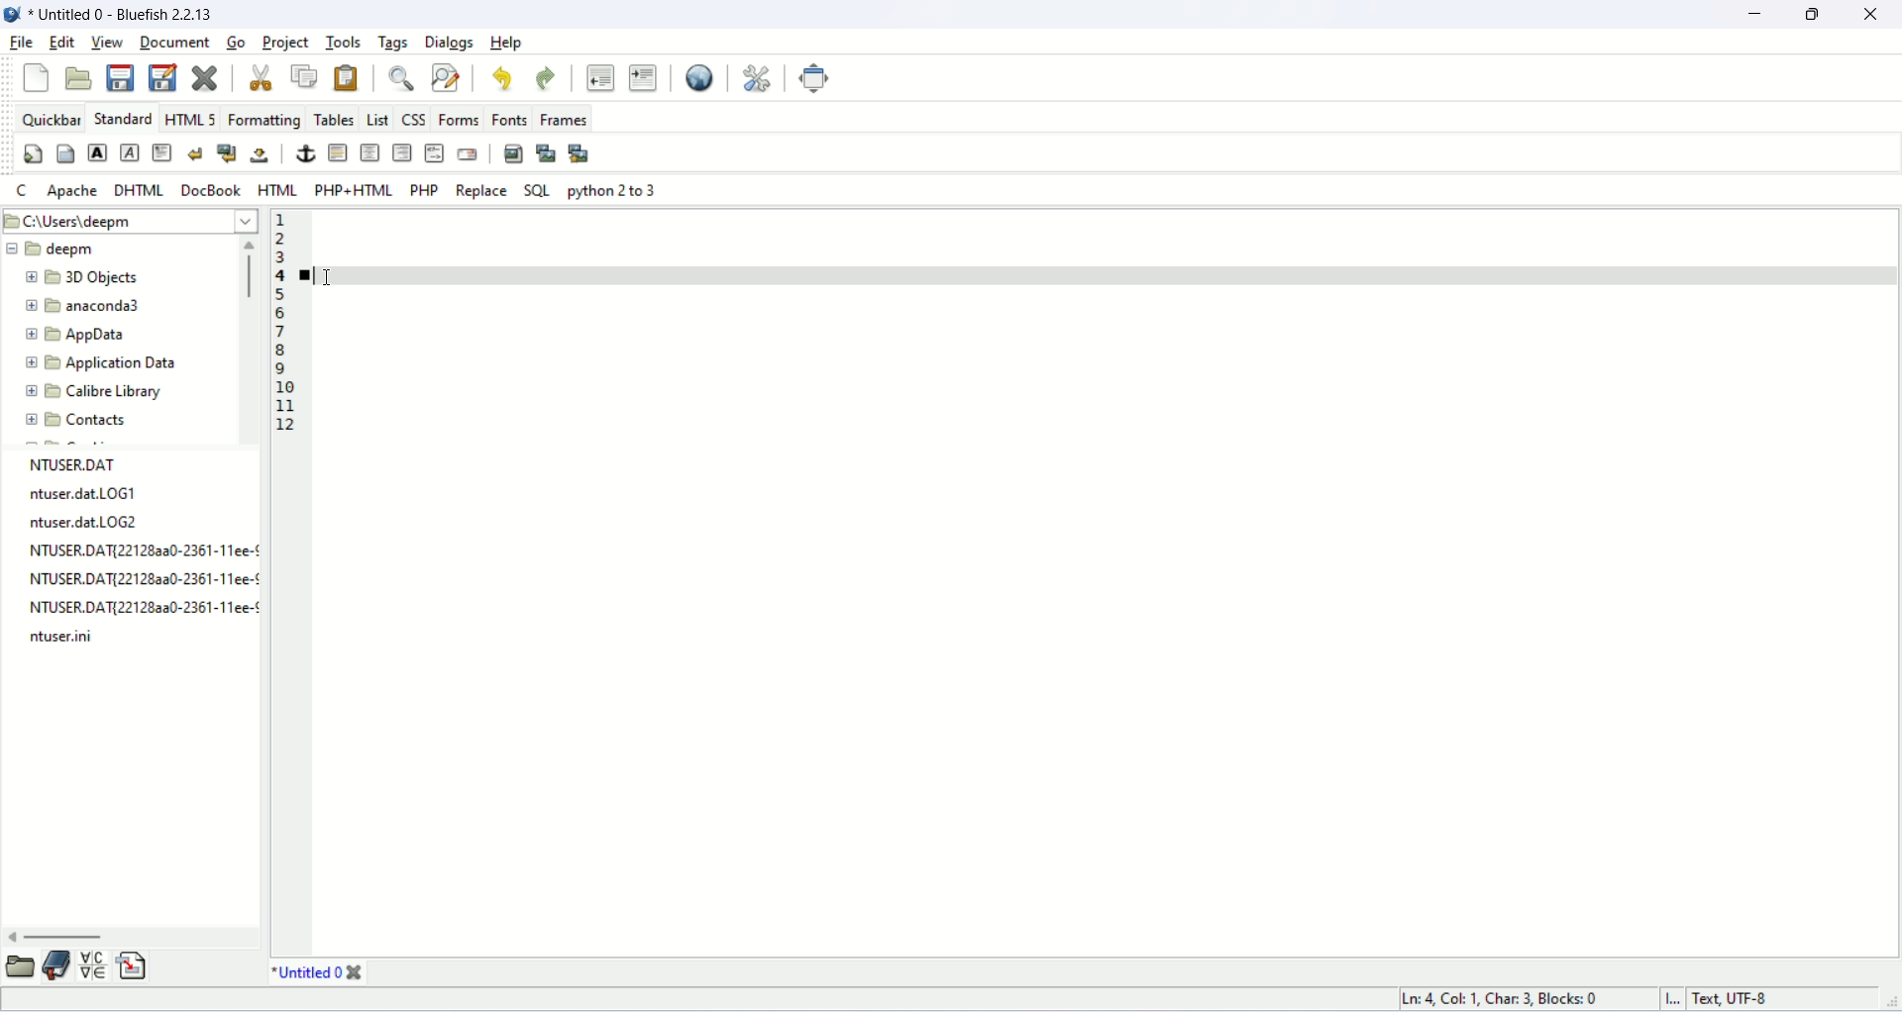  Describe the element at coordinates (545, 154) in the screenshot. I see `insert thumbnail` at that location.